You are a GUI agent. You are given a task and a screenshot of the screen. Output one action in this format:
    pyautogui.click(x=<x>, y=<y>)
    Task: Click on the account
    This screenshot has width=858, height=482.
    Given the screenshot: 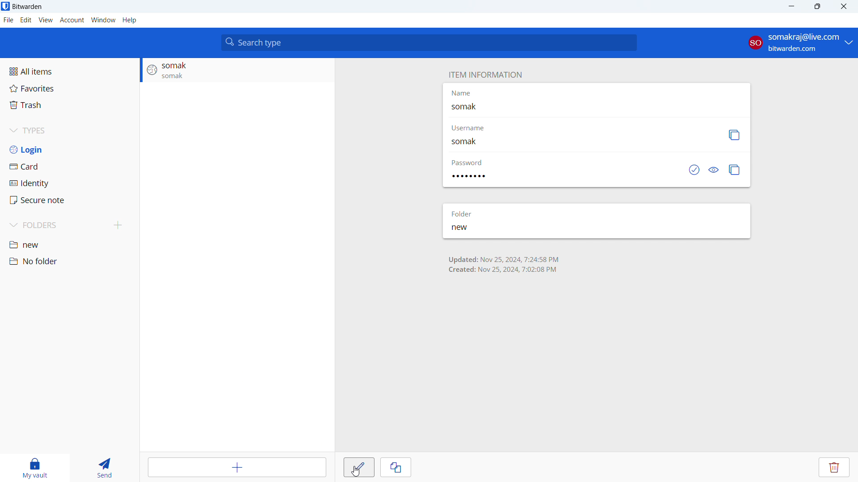 What is the action you would take?
    pyautogui.click(x=72, y=20)
    